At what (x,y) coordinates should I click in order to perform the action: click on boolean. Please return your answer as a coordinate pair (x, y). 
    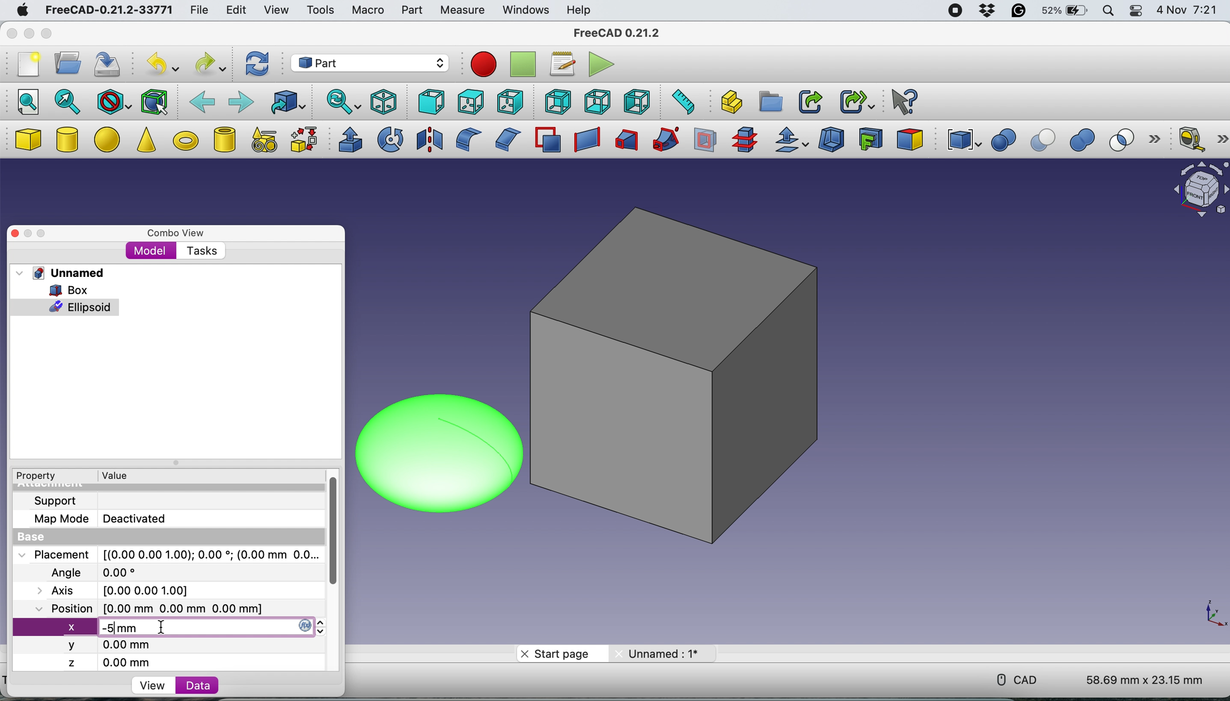
    Looking at the image, I should click on (1003, 141).